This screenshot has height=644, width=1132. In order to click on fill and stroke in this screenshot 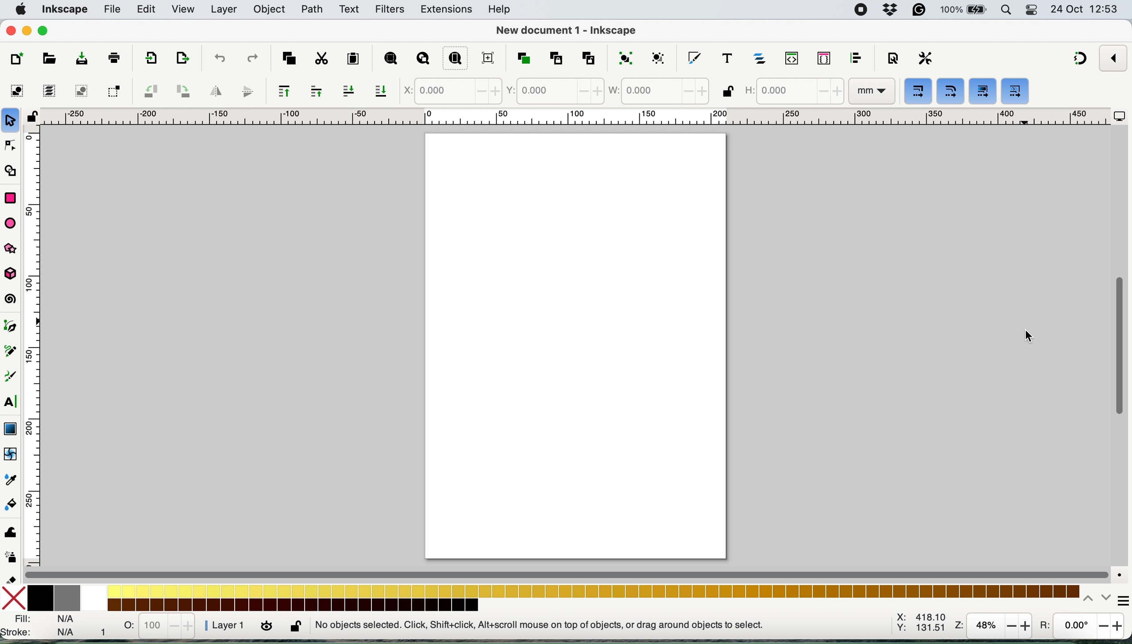, I will do `click(39, 625)`.